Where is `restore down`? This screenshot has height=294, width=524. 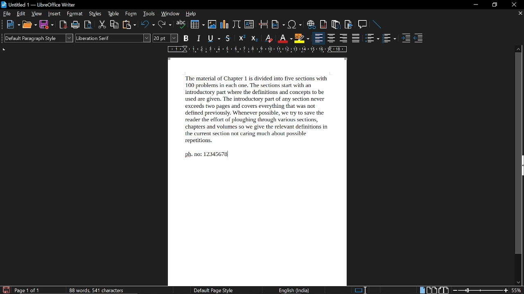
restore down is located at coordinates (494, 5).